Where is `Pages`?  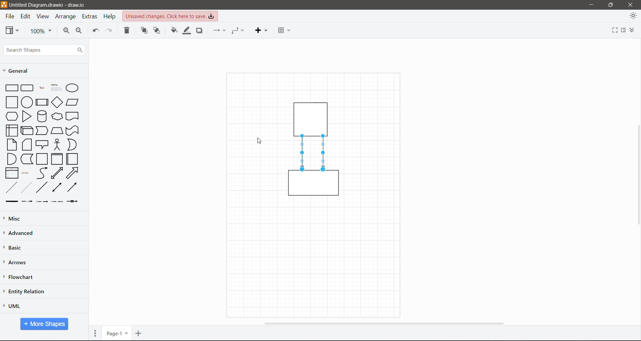 Pages is located at coordinates (95, 333).